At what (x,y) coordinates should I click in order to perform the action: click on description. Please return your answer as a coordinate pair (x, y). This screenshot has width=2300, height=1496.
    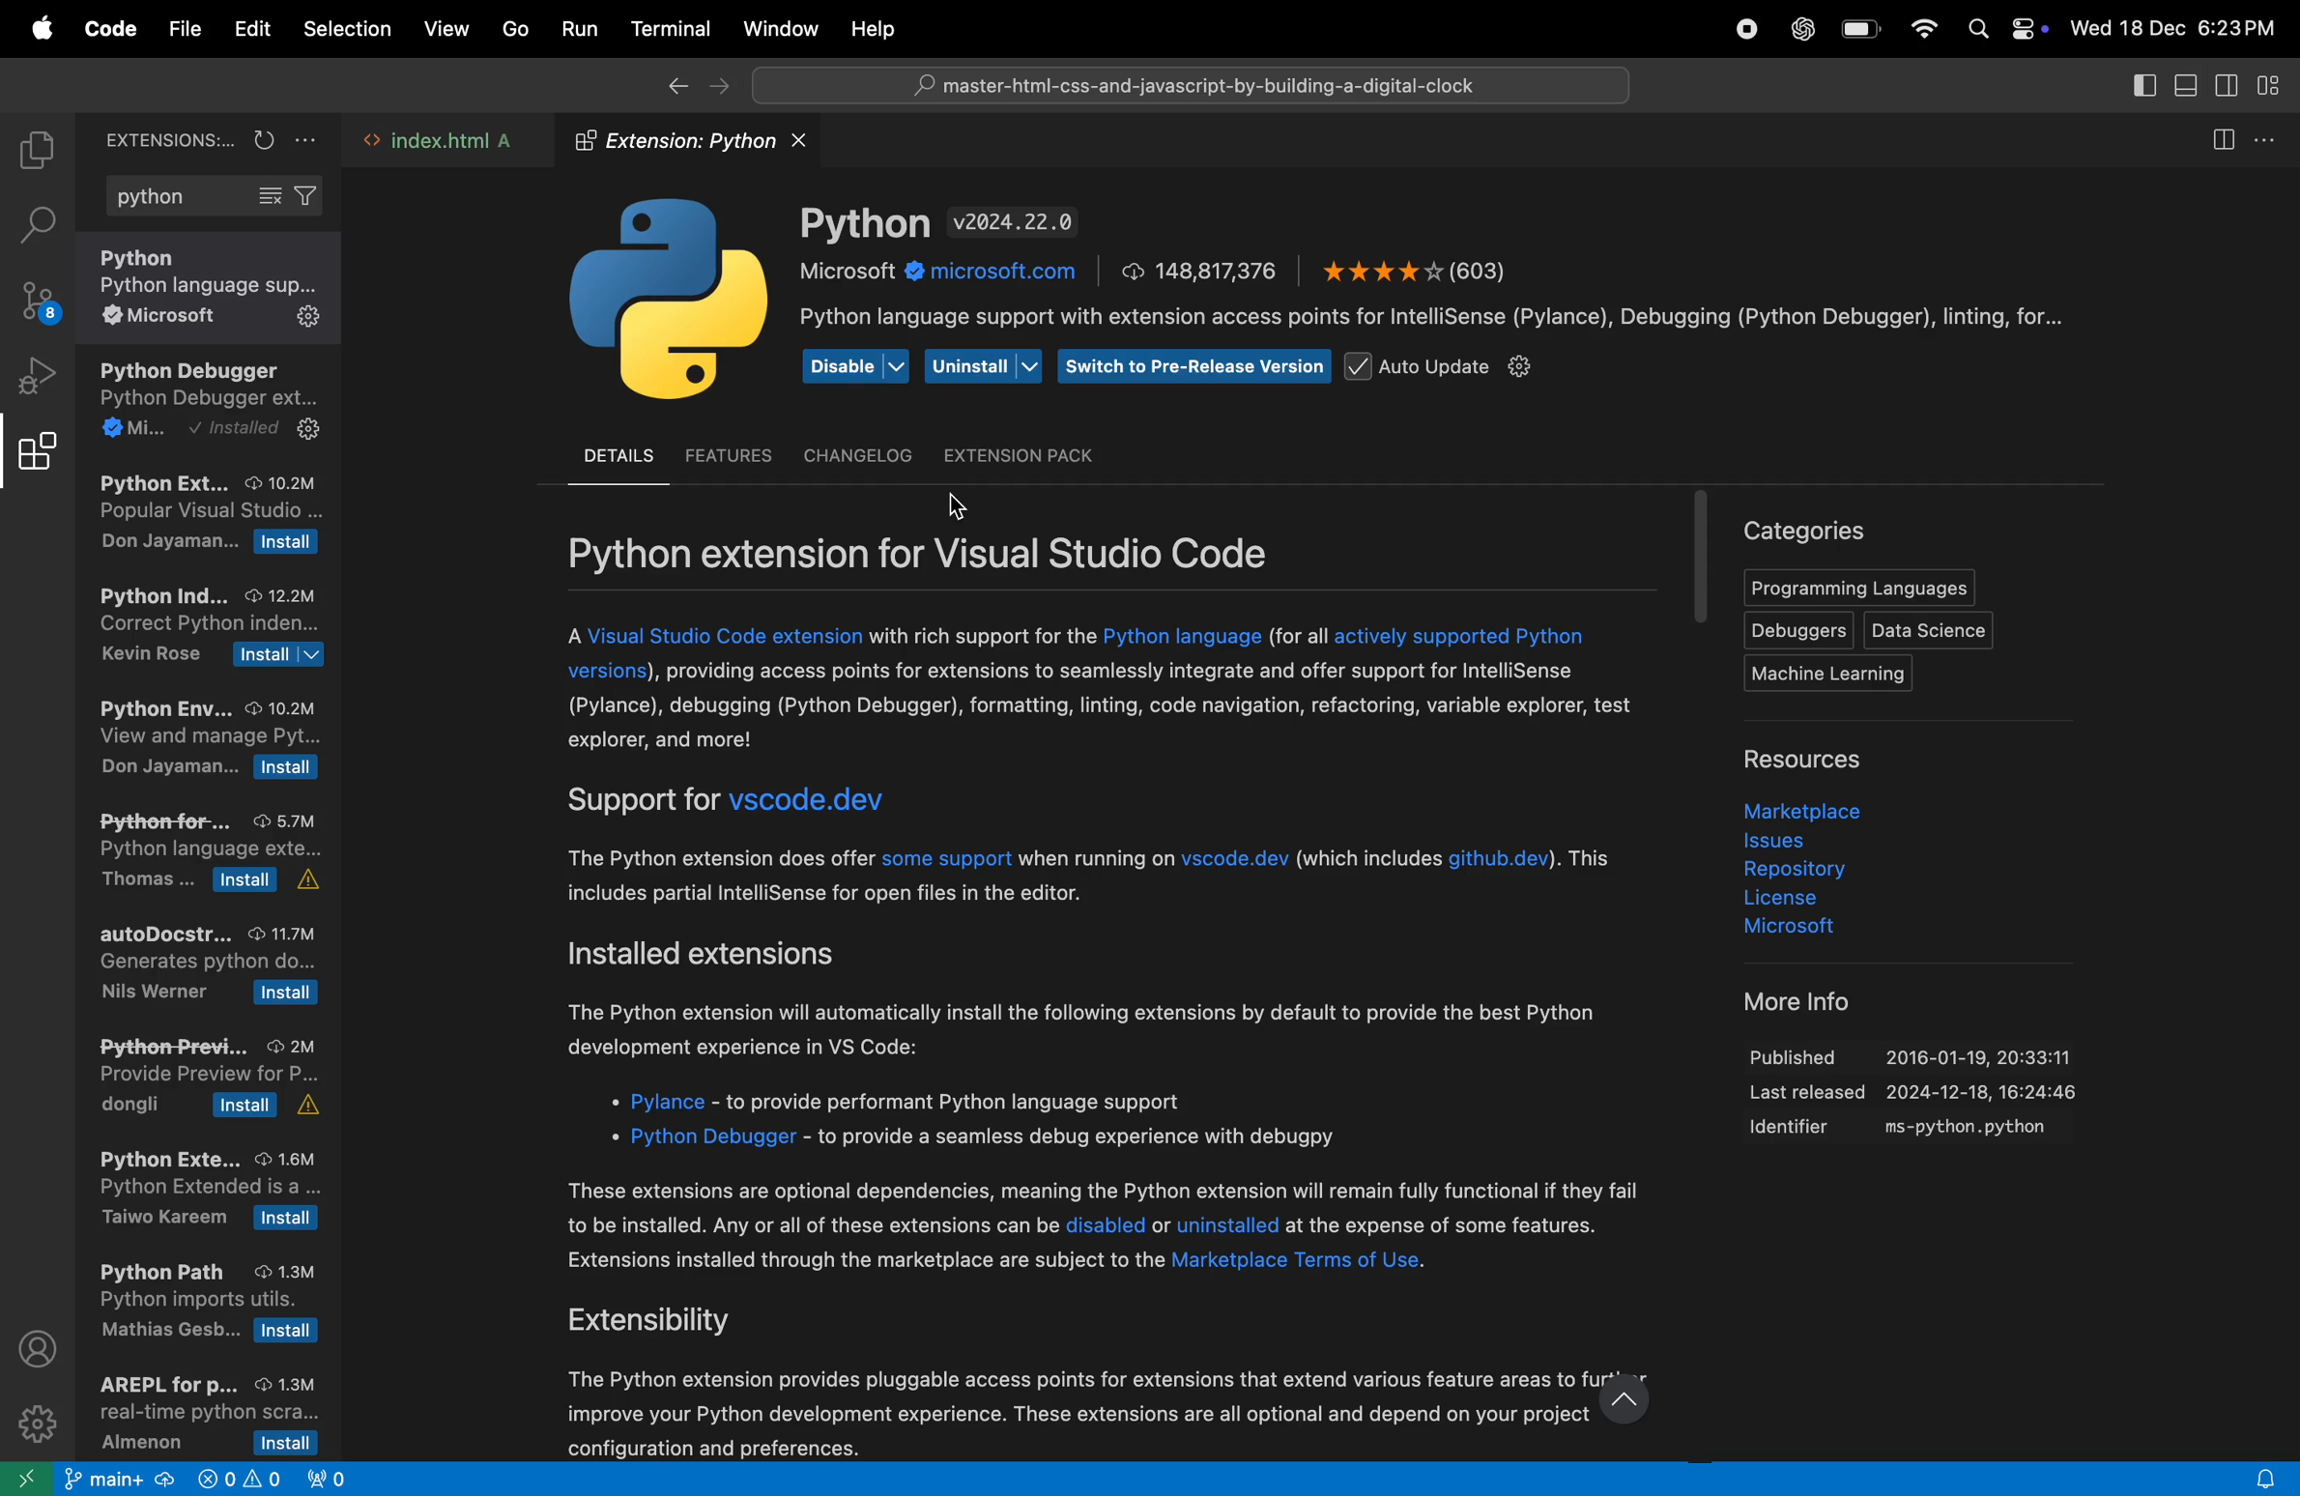
    Looking at the image, I should click on (1447, 319).